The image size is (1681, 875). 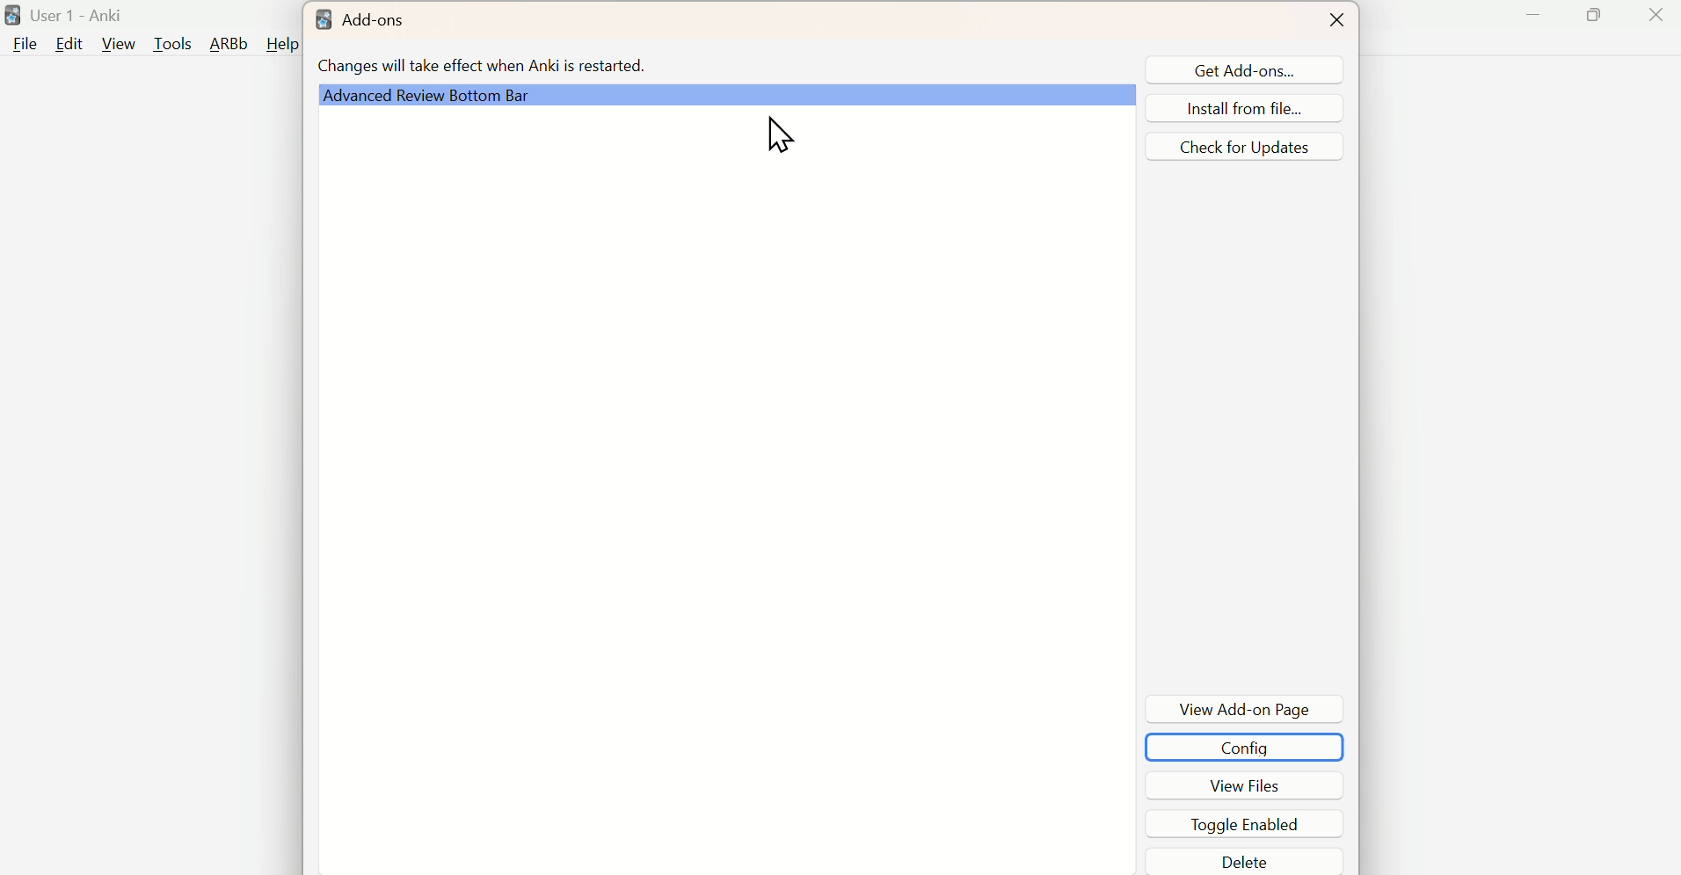 What do you see at coordinates (781, 137) in the screenshot?
I see `Cursor` at bounding box center [781, 137].